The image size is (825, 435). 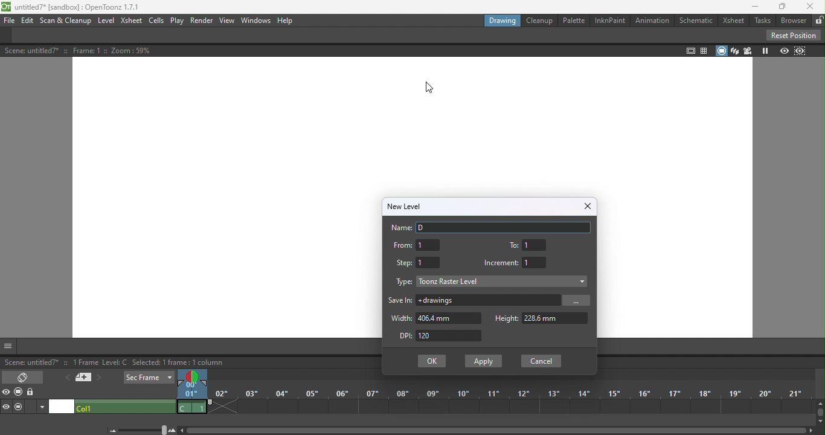 I want to click on Minimize, so click(x=752, y=7).